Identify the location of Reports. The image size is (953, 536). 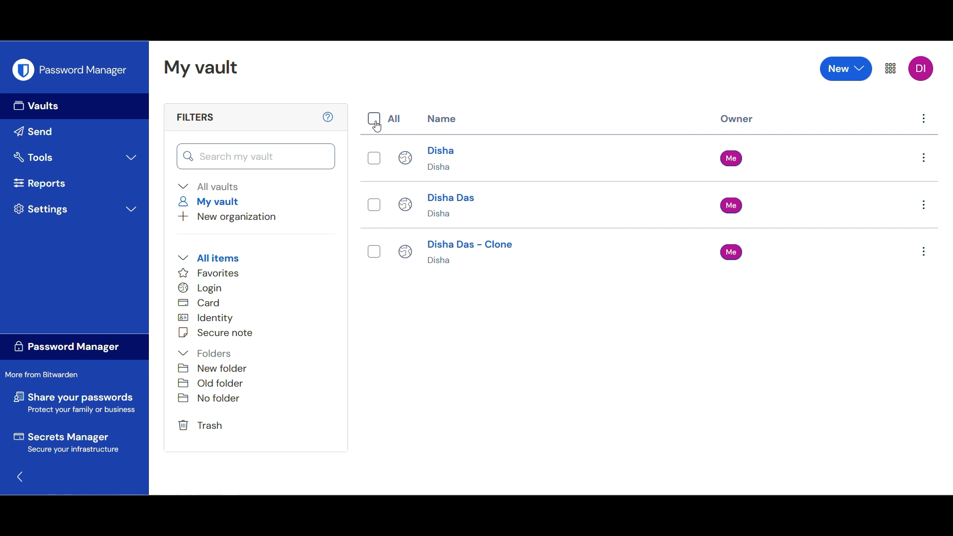
(75, 183).